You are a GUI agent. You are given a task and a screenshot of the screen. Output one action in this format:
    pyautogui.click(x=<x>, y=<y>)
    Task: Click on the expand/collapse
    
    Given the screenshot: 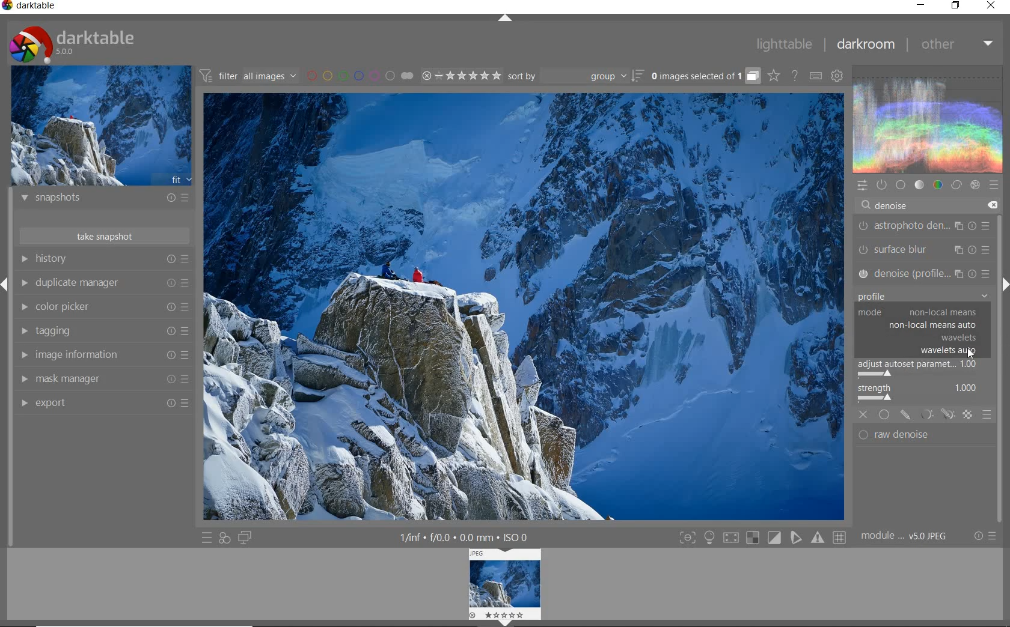 What is the action you would take?
    pyautogui.click(x=504, y=19)
    